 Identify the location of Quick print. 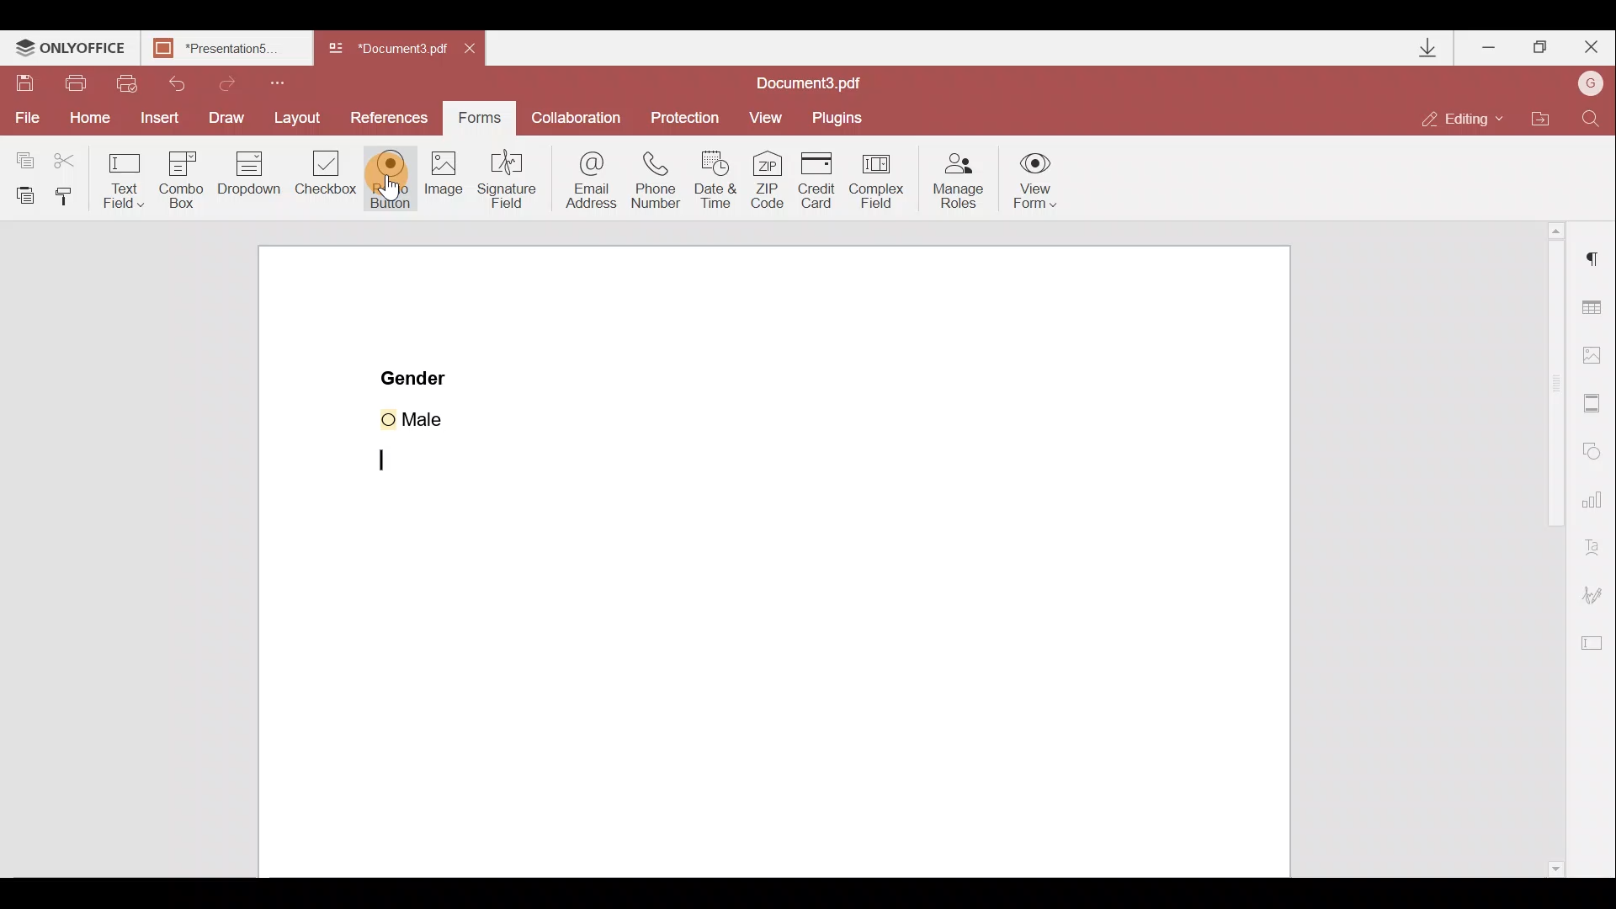
(133, 81).